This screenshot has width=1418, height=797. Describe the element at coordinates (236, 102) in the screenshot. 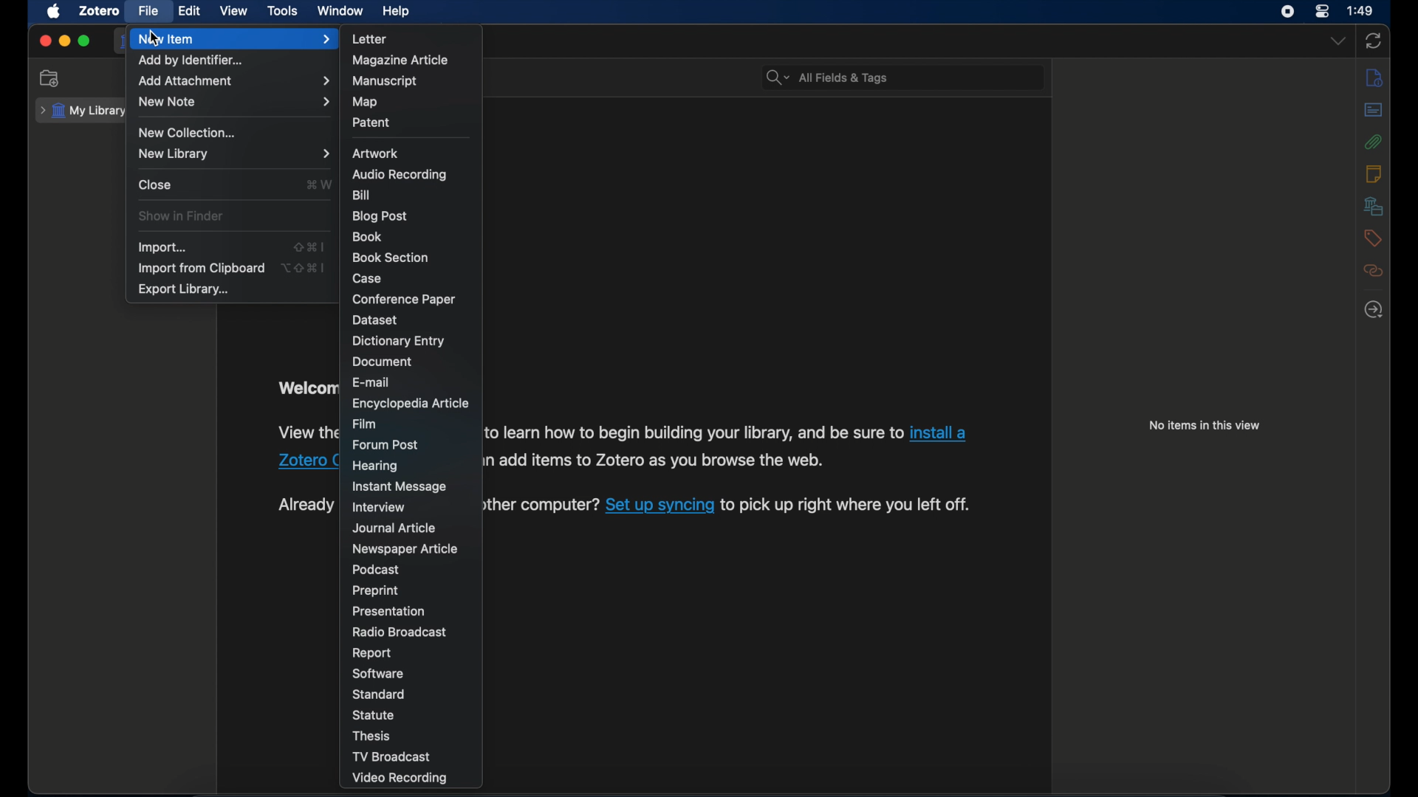

I see `new note` at that location.